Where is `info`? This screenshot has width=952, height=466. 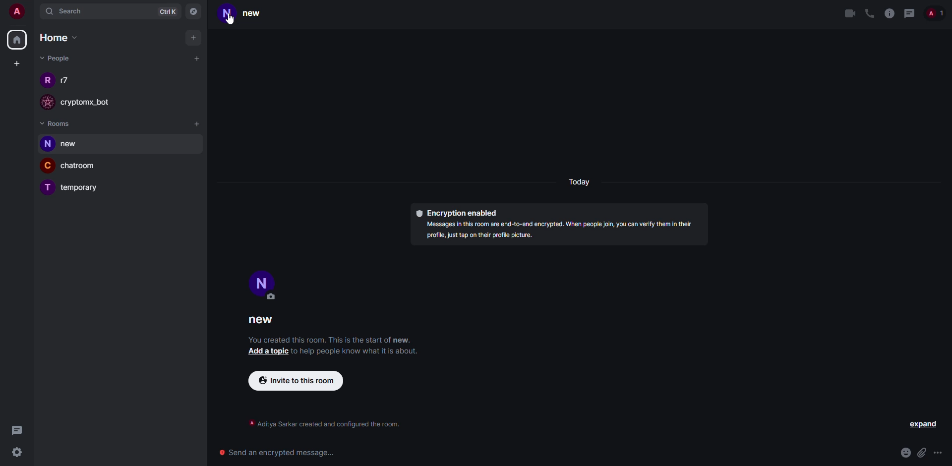 info is located at coordinates (324, 423).